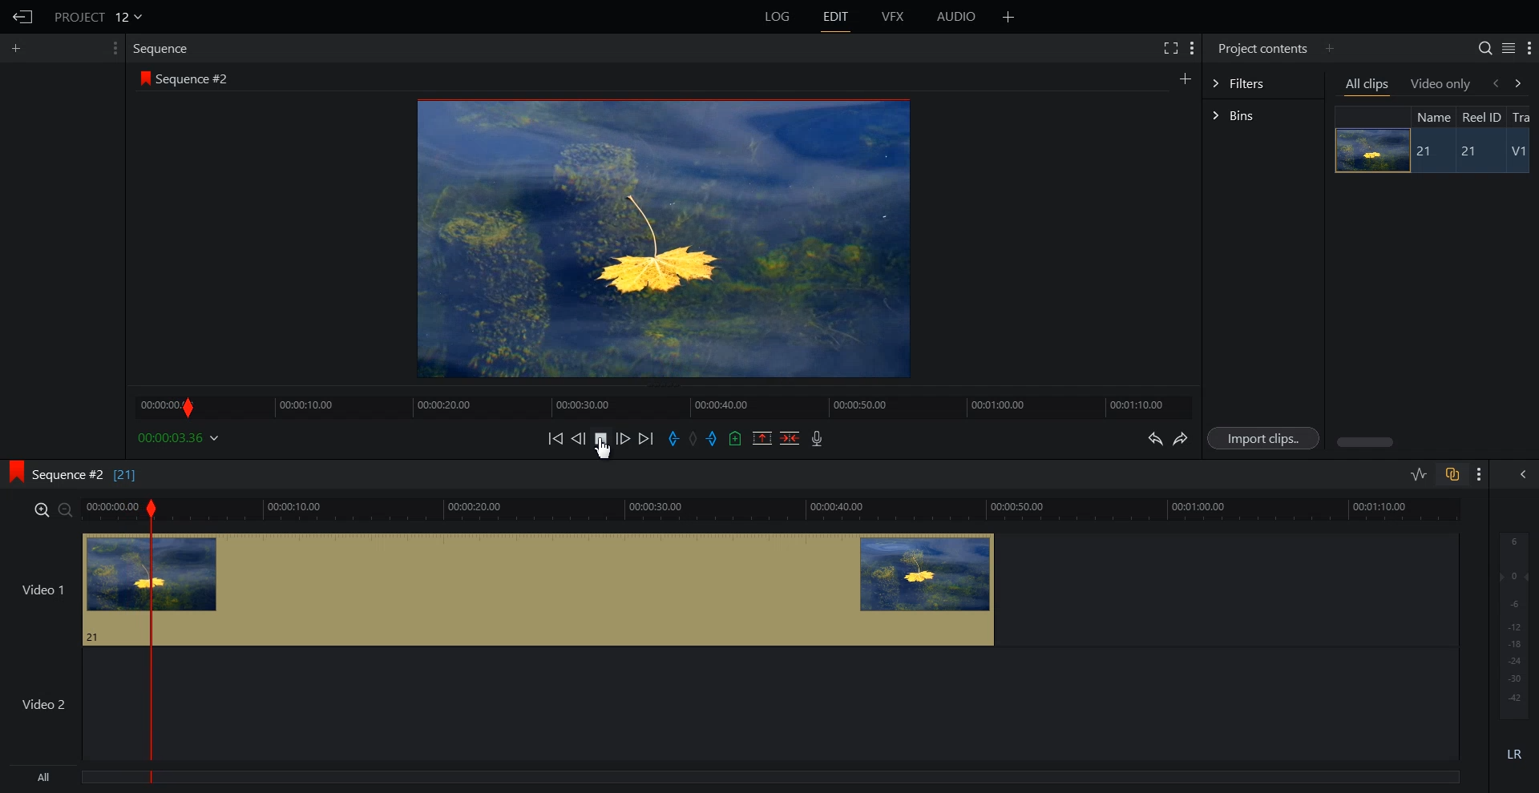  I want to click on Toggle audio level editing, so click(1419, 473).